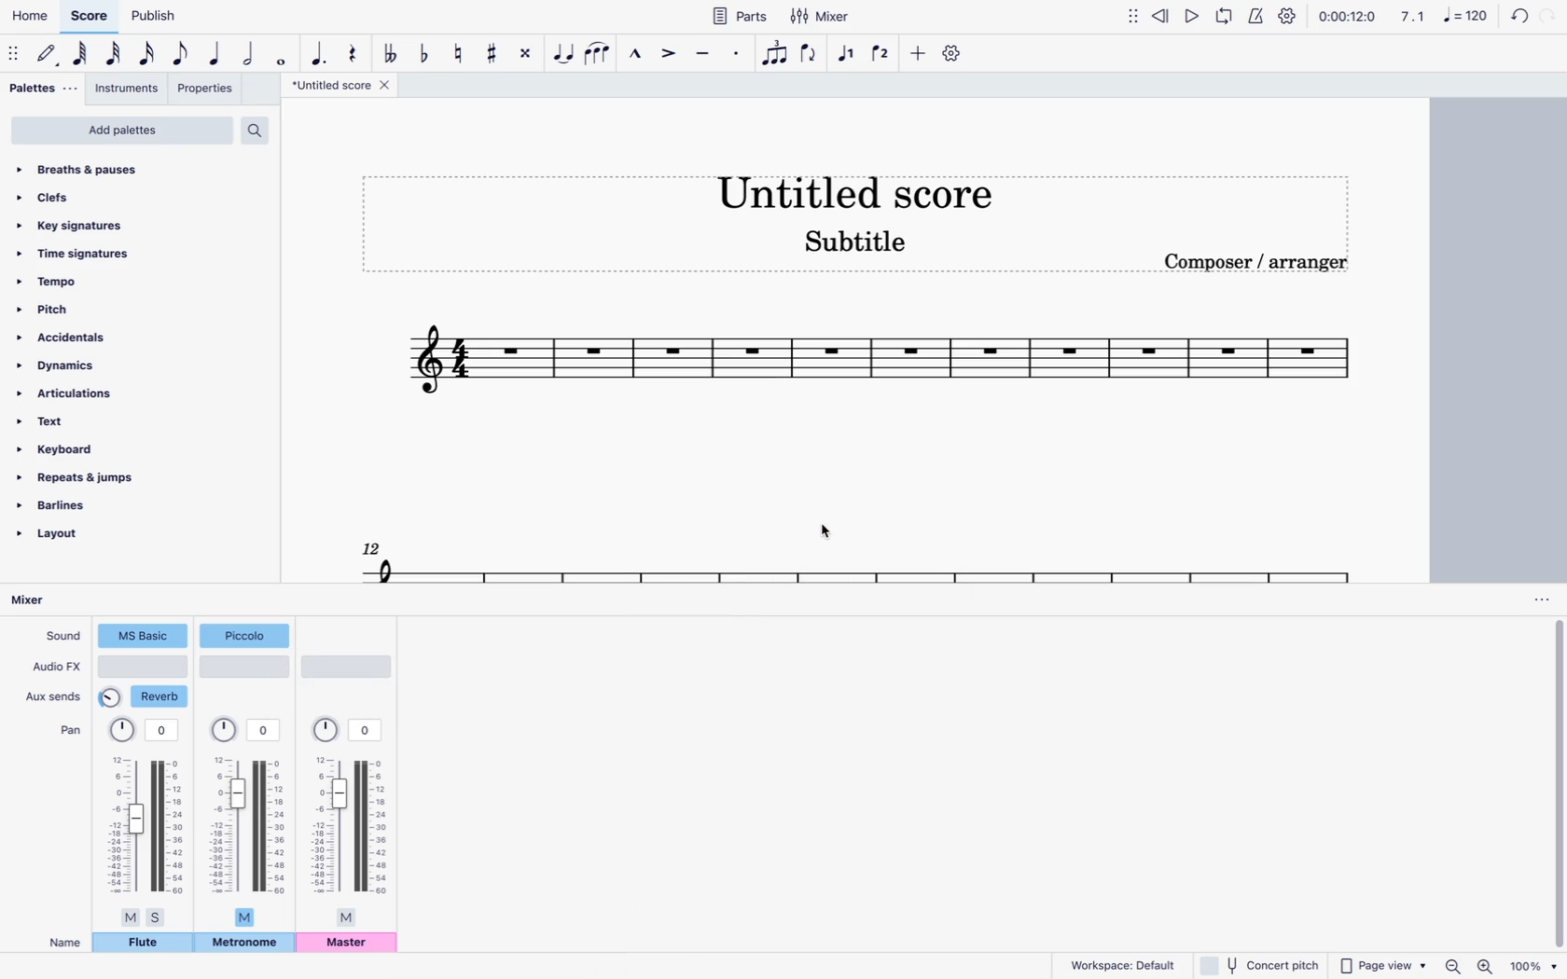 This screenshot has width=1567, height=979. Describe the element at coordinates (1259, 16) in the screenshot. I see `metronome` at that location.